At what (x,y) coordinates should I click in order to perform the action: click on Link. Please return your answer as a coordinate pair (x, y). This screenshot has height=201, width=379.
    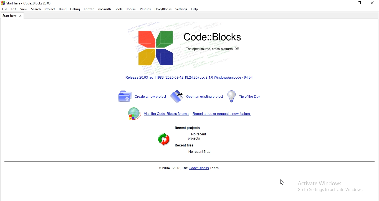
    Looking at the image, I should click on (251, 97).